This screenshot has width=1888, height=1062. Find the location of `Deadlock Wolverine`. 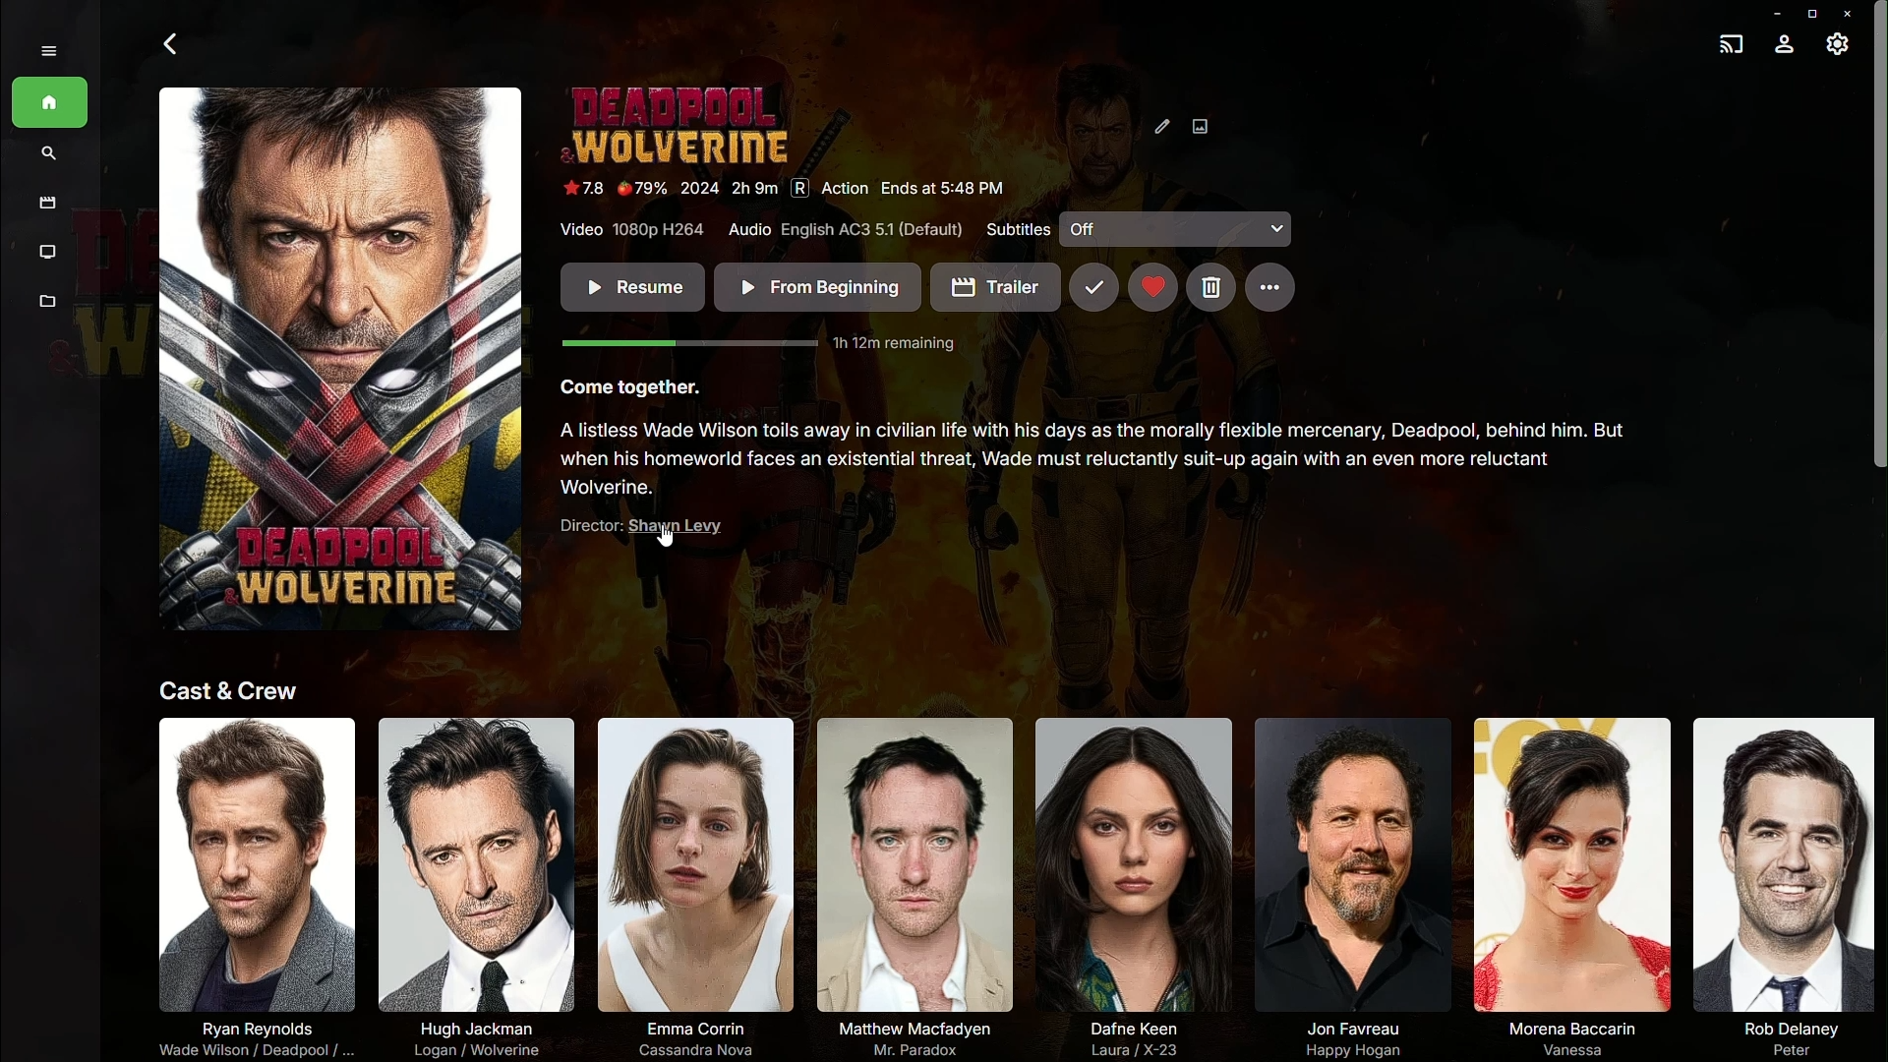

Deadlock Wolverine is located at coordinates (338, 364).